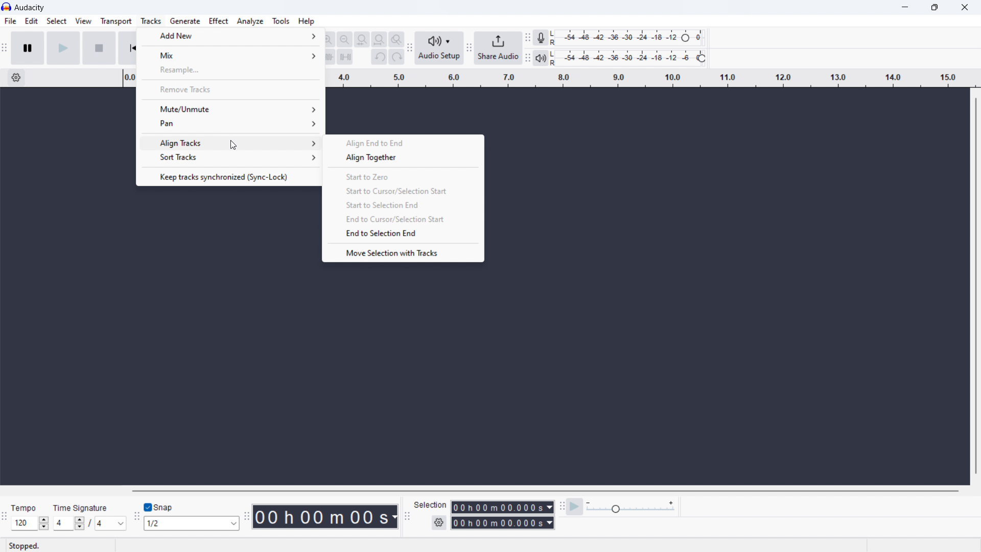 This screenshot has height=552, width=981. Describe the element at coordinates (328, 57) in the screenshot. I see `trim audio outside selection` at that location.